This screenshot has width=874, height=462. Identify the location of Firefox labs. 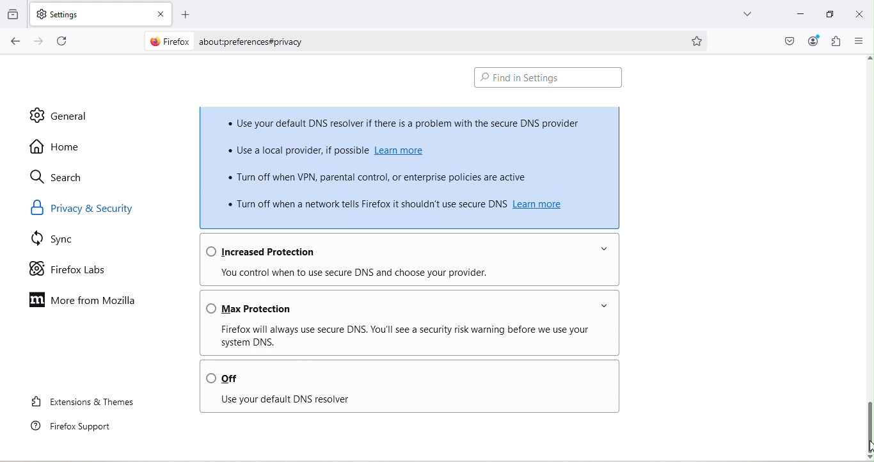
(68, 269).